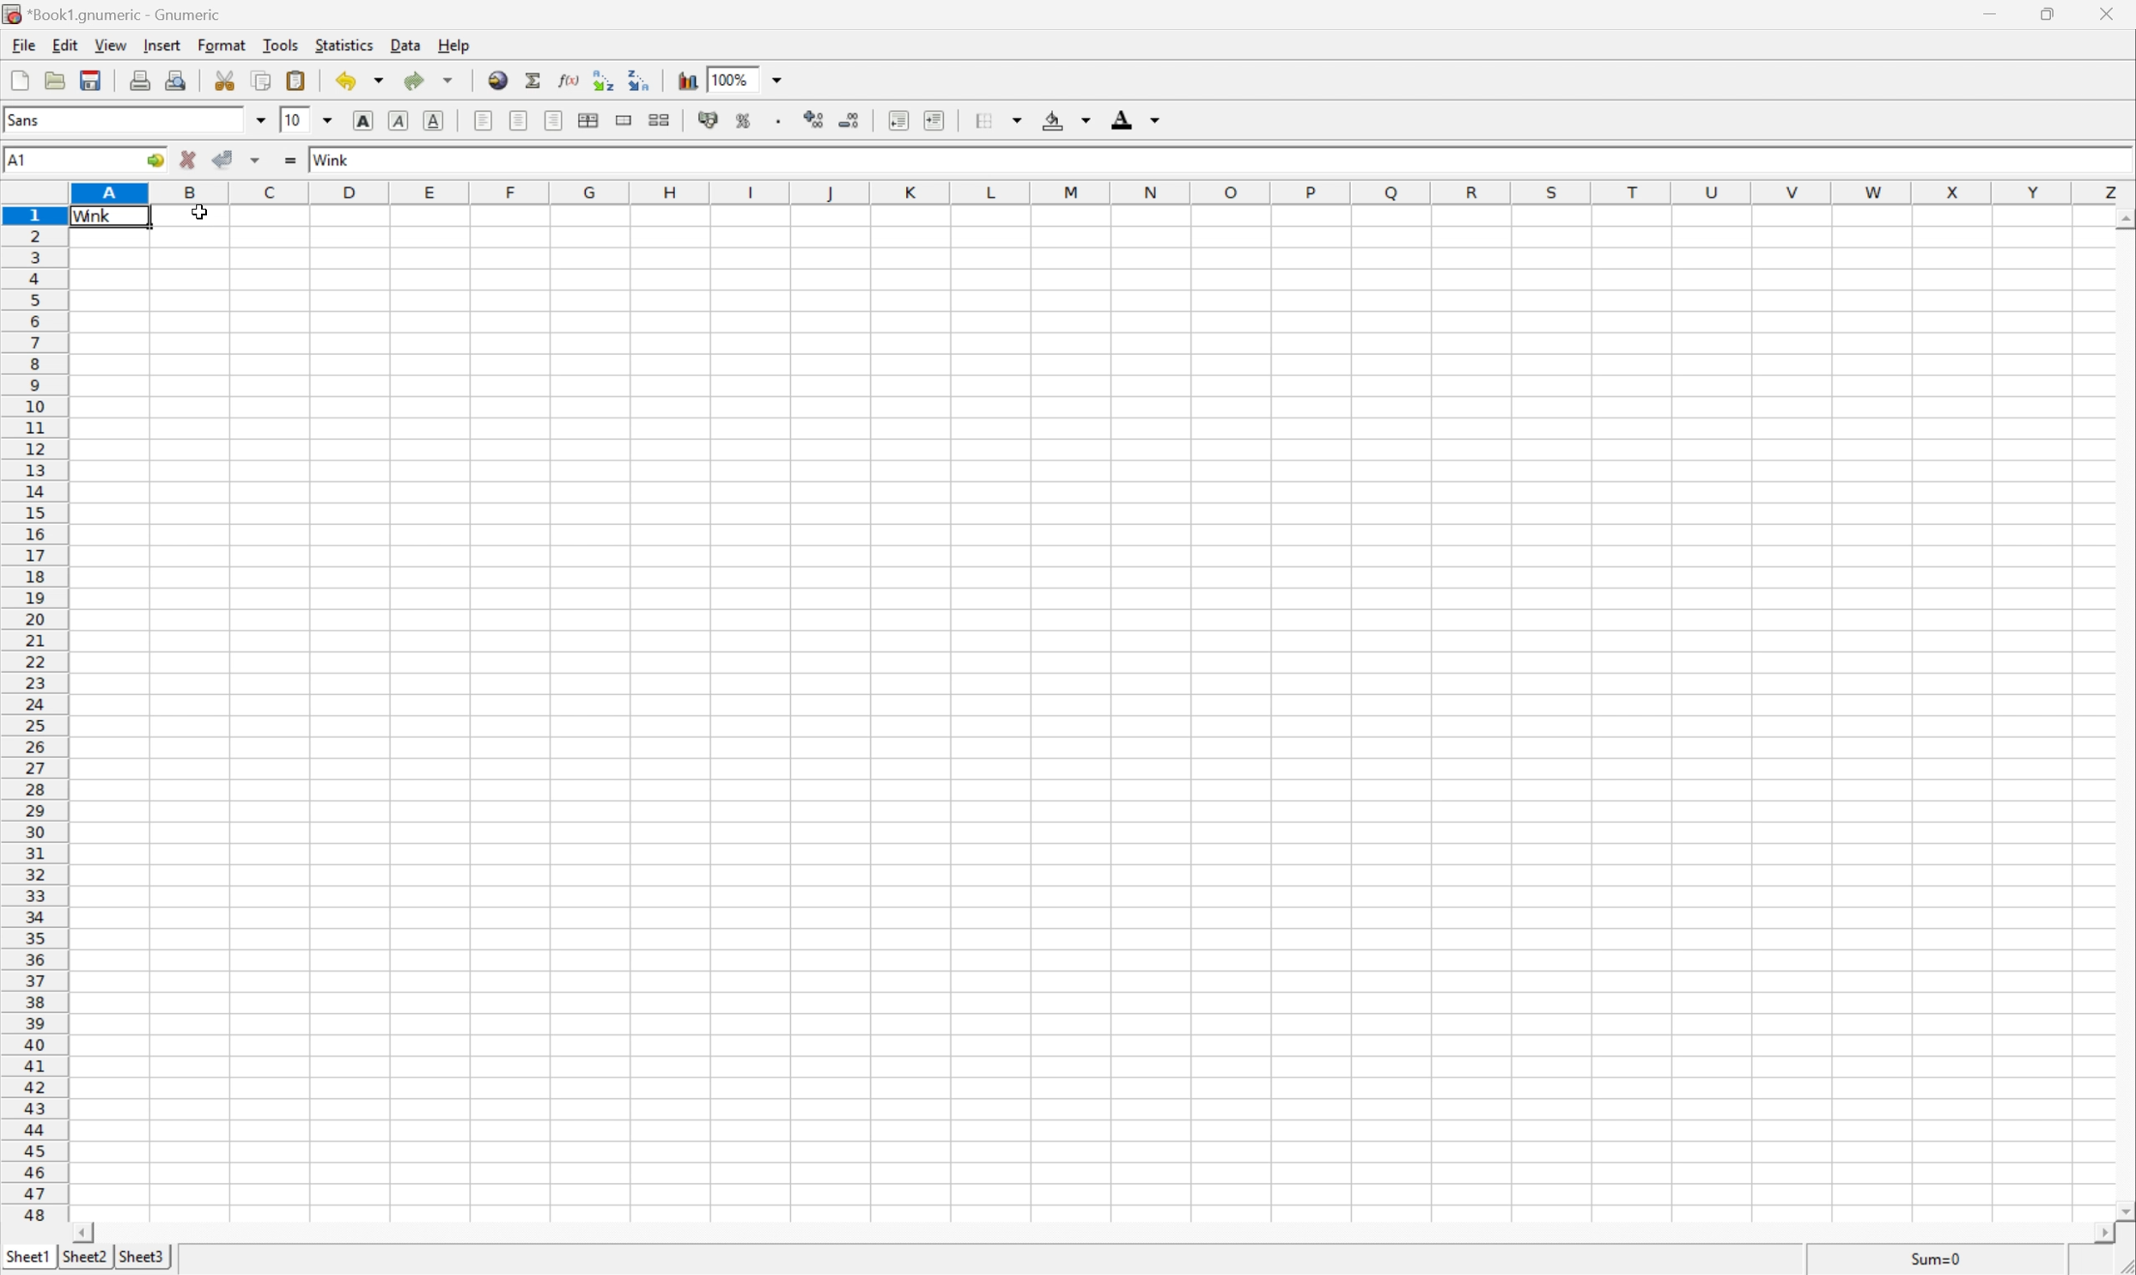 This screenshot has width=2136, height=1275. What do you see at coordinates (2122, 1211) in the screenshot?
I see `scroll down` at bounding box center [2122, 1211].